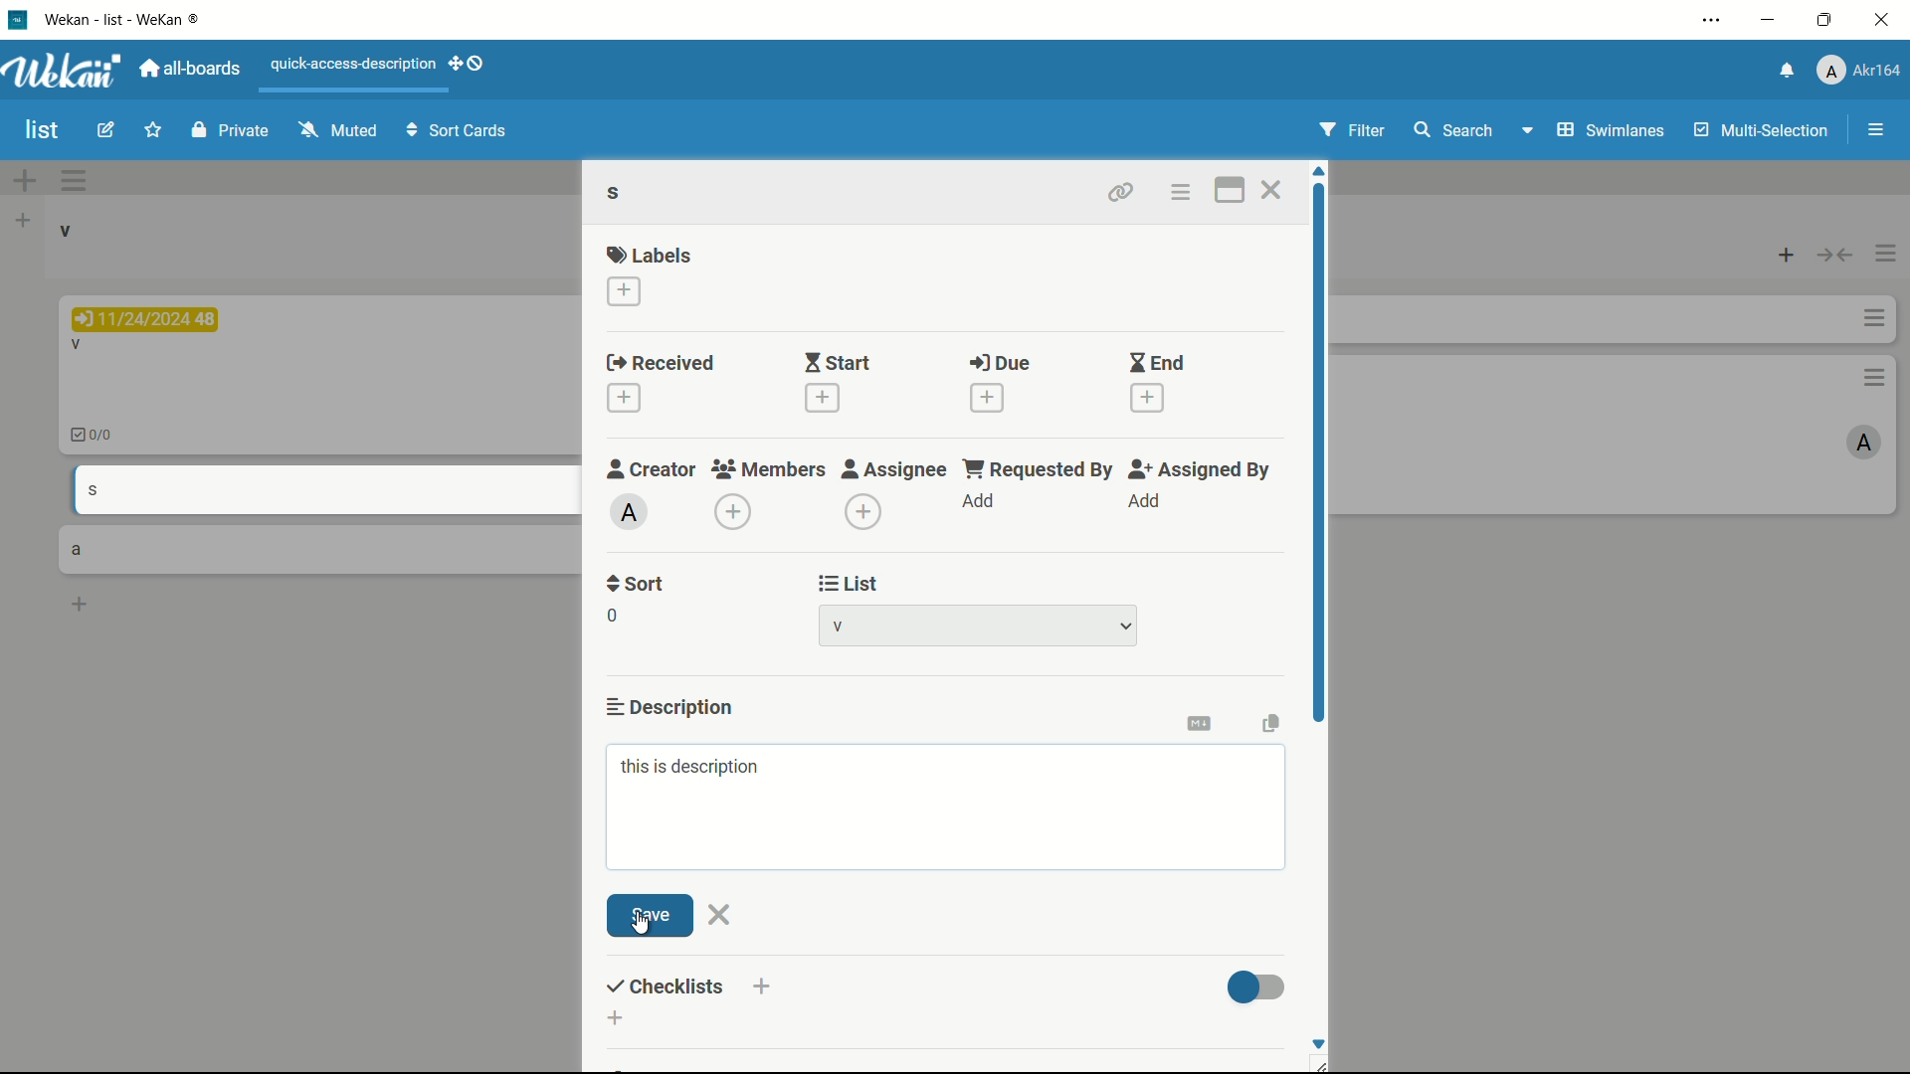 The height and width of the screenshot is (1074, 1910). What do you see at coordinates (1204, 471) in the screenshot?
I see `assigned by` at bounding box center [1204, 471].